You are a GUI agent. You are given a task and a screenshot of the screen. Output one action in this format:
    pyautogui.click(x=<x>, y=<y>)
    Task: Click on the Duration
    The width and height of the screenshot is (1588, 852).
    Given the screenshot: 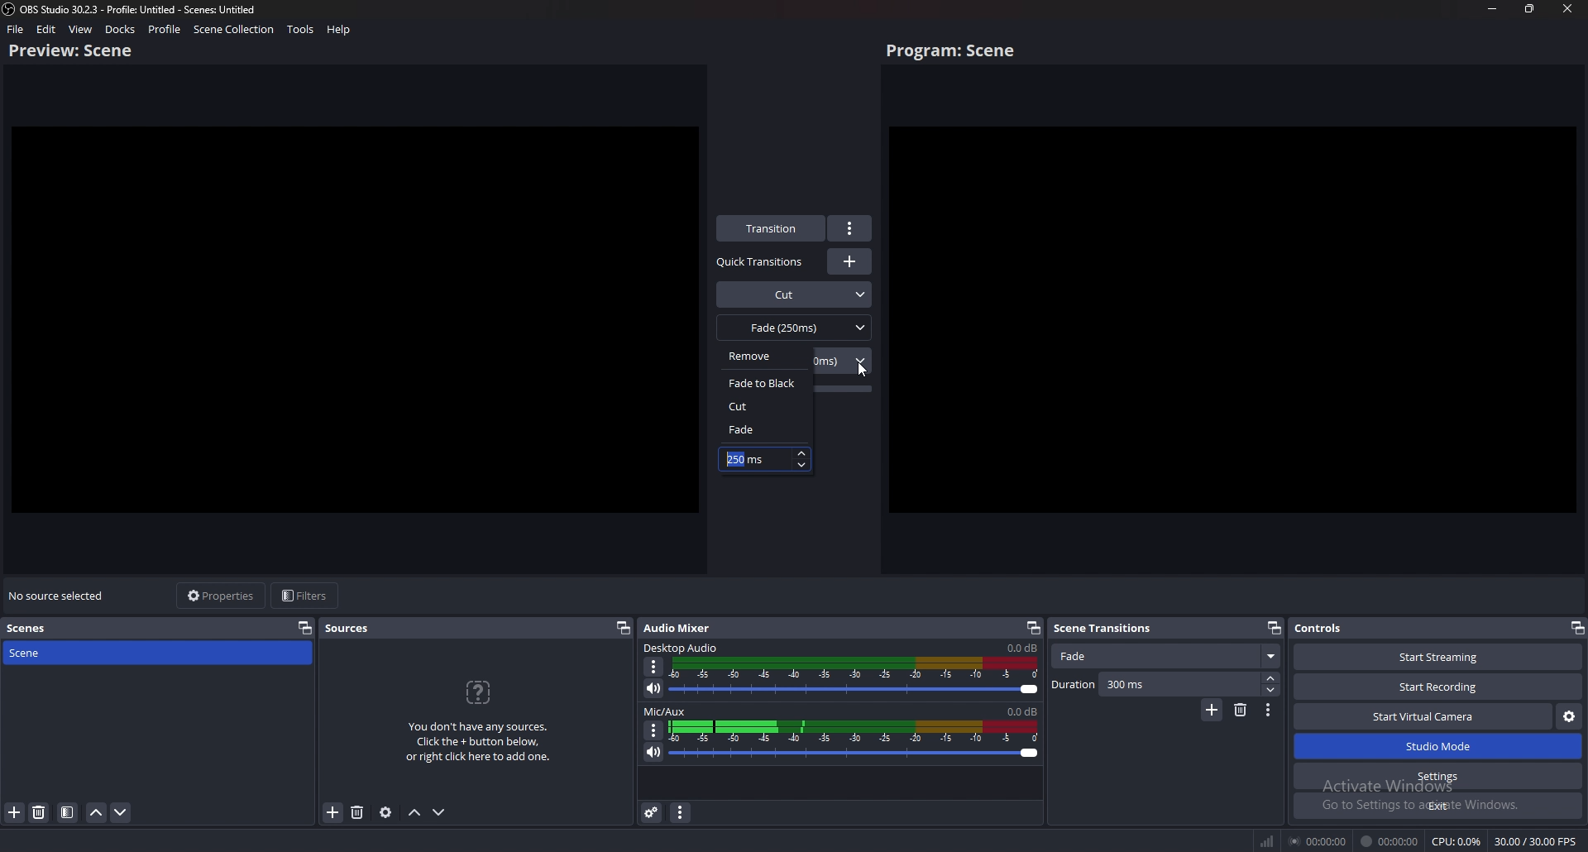 What is the action you would take?
    pyautogui.click(x=1165, y=685)
    